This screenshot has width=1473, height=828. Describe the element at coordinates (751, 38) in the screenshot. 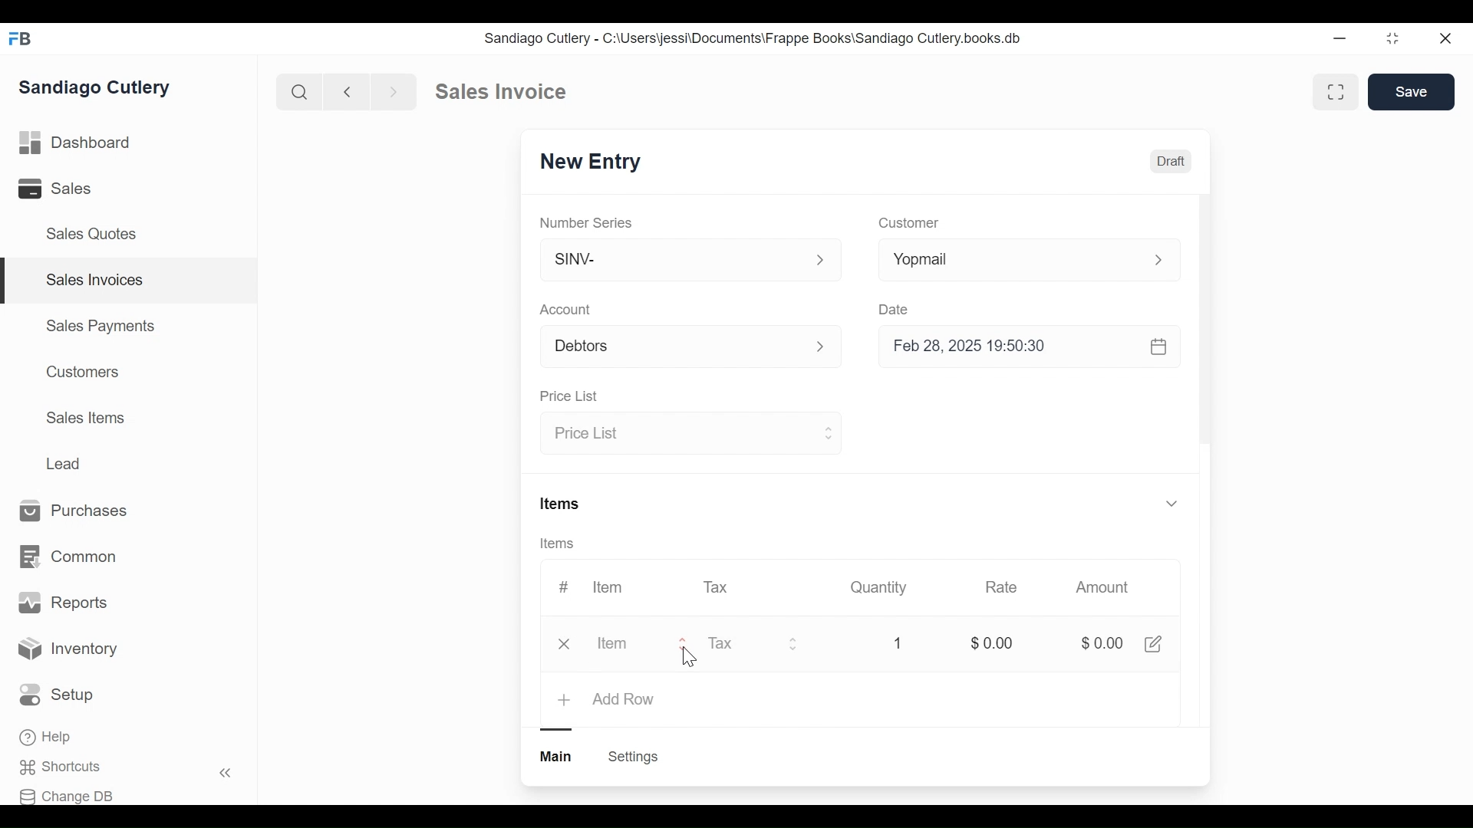

I see `Sandiago Cutlery - C:\Users\jessi\Documents\Frappe Books\Sandiago Cutlery.books.db` at that location.